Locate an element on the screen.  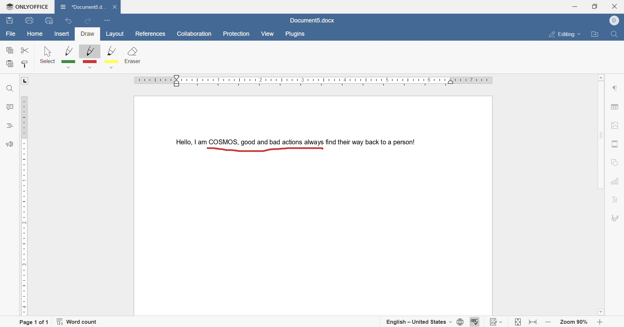
save is located at coordinates (10, 21).